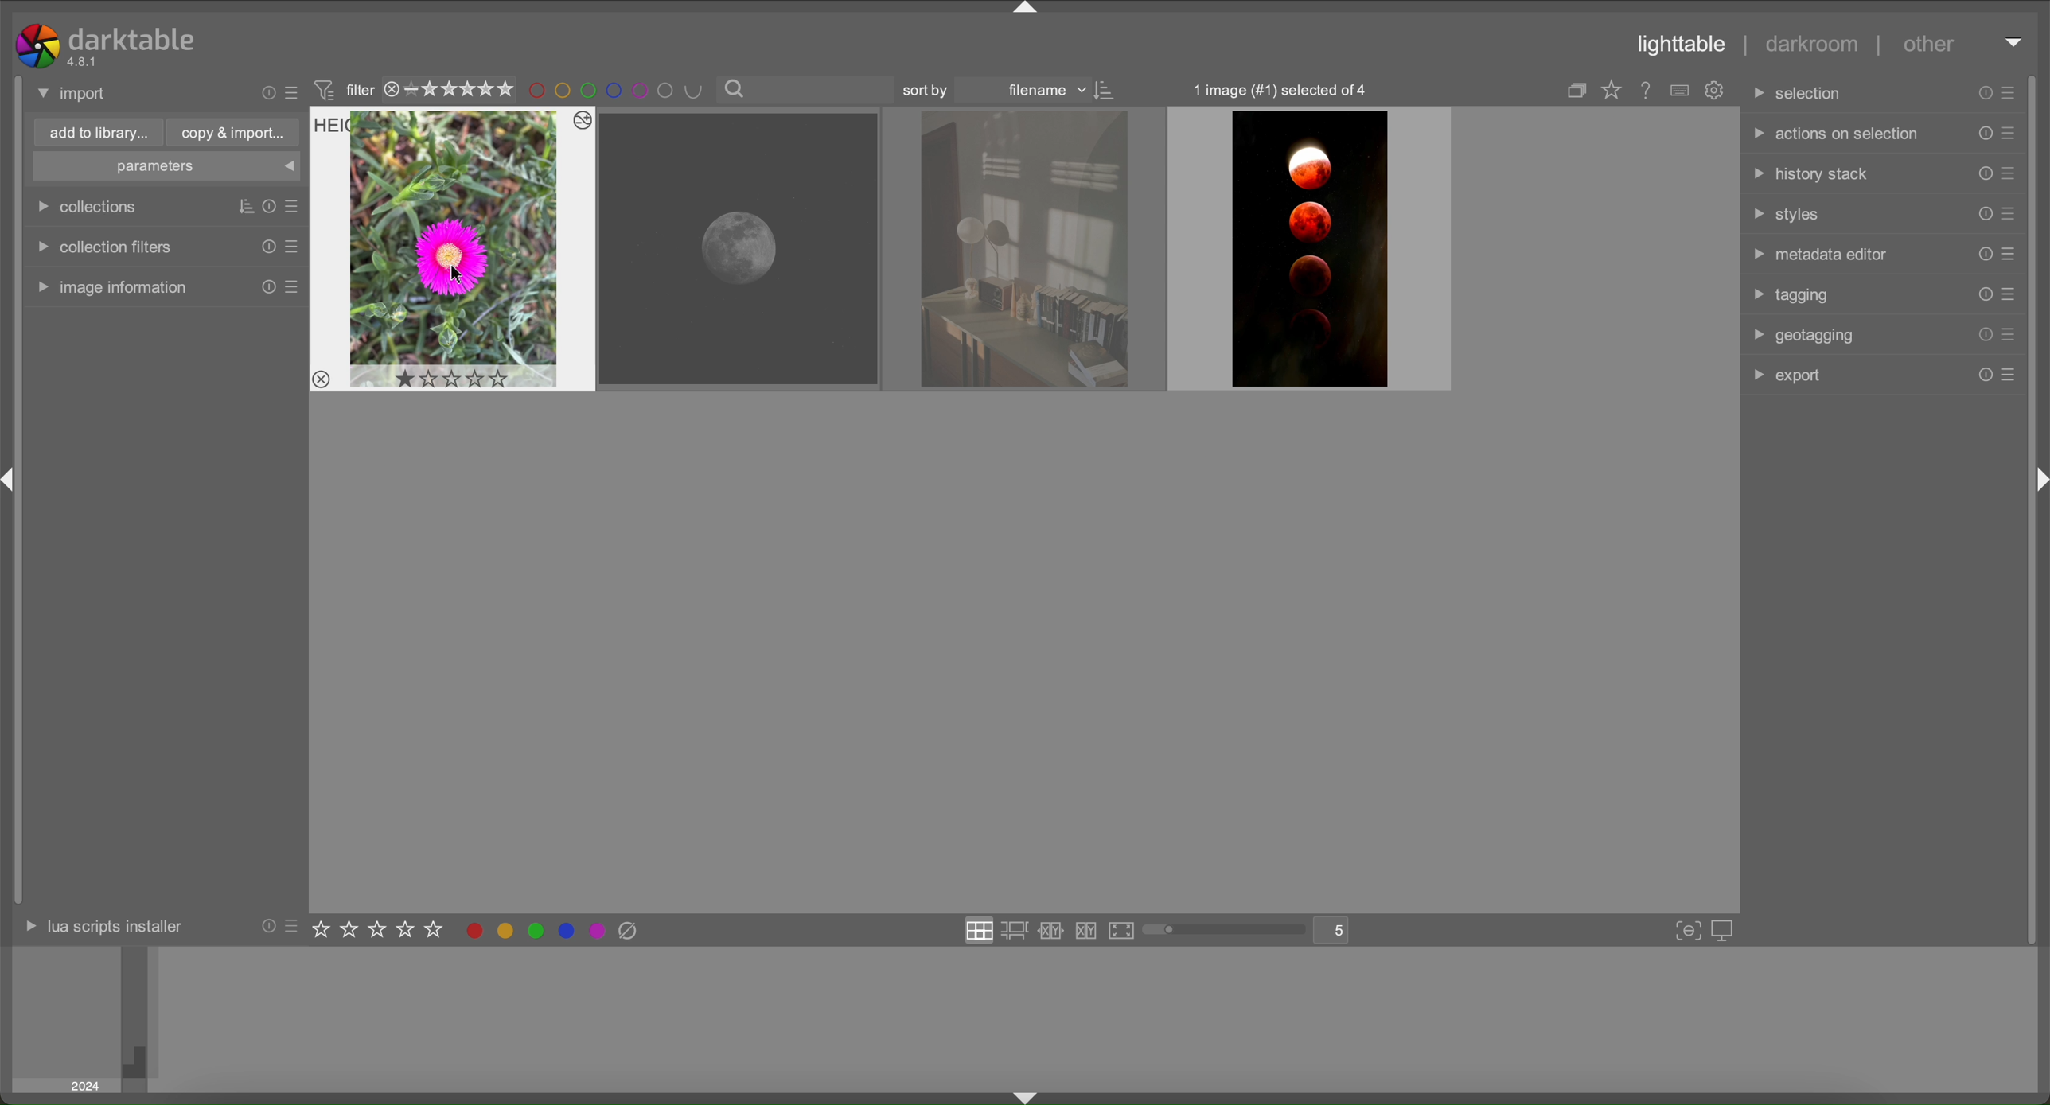  Describe the element at coordinates (619, 91) in the screenshot. I see `filter by images color level` at that location.